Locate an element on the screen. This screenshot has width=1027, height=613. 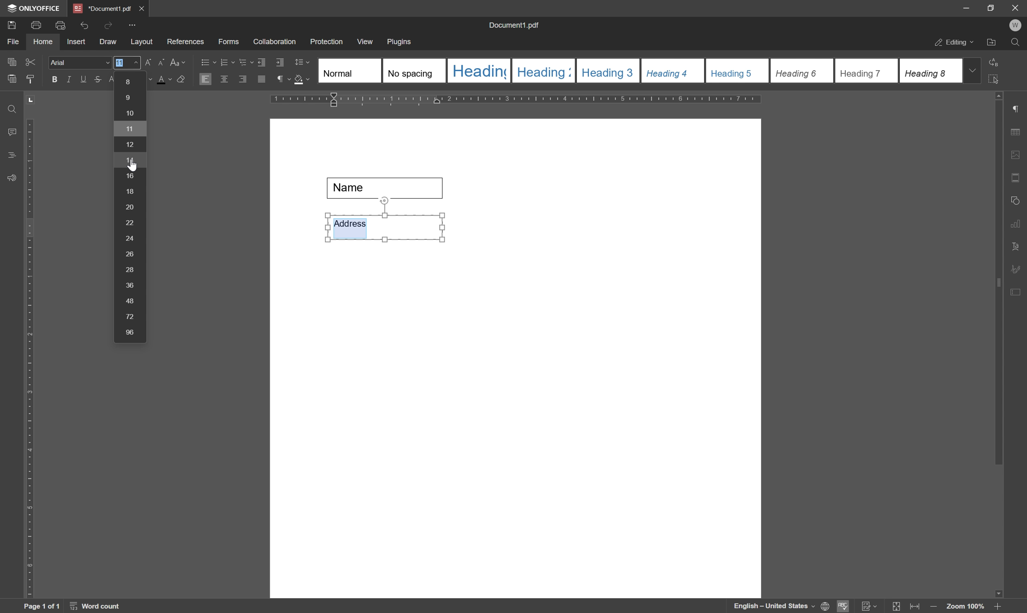
find is located at coordinates (10, 107).